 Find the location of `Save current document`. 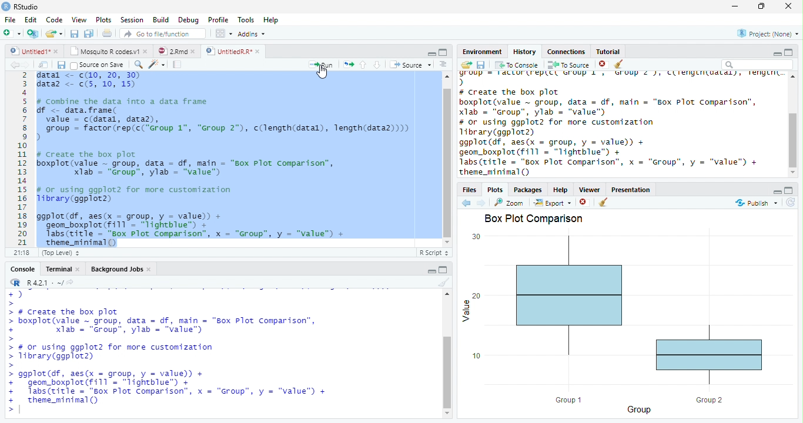

Save current document is located at coordinates (61, 65).